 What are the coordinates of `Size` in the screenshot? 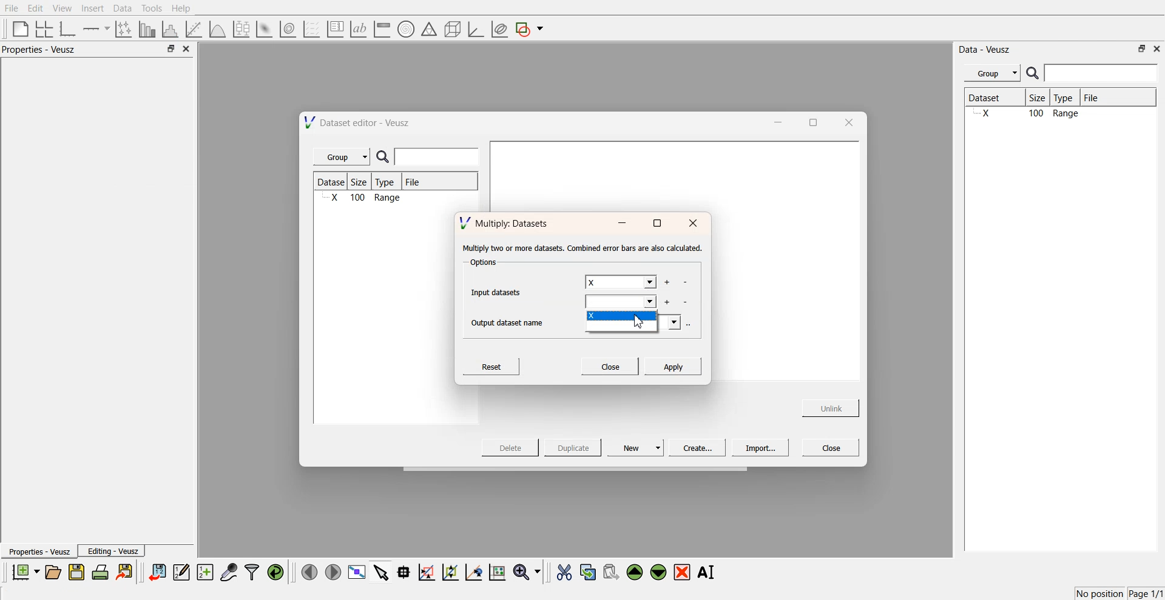 It's located at (1041, 99).